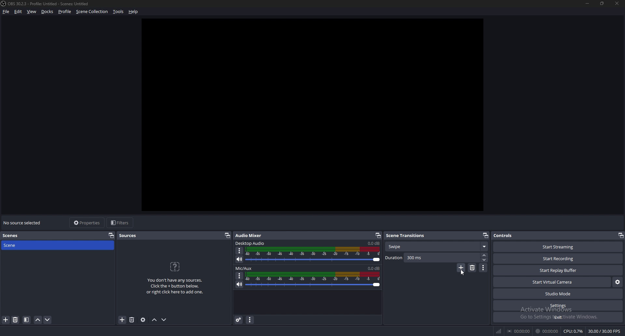 The image size is (625, 336). What do you see at coordinates (239, 320) in the screenshot?
I see `advanced audio properties` at bounding box center [239, 320].